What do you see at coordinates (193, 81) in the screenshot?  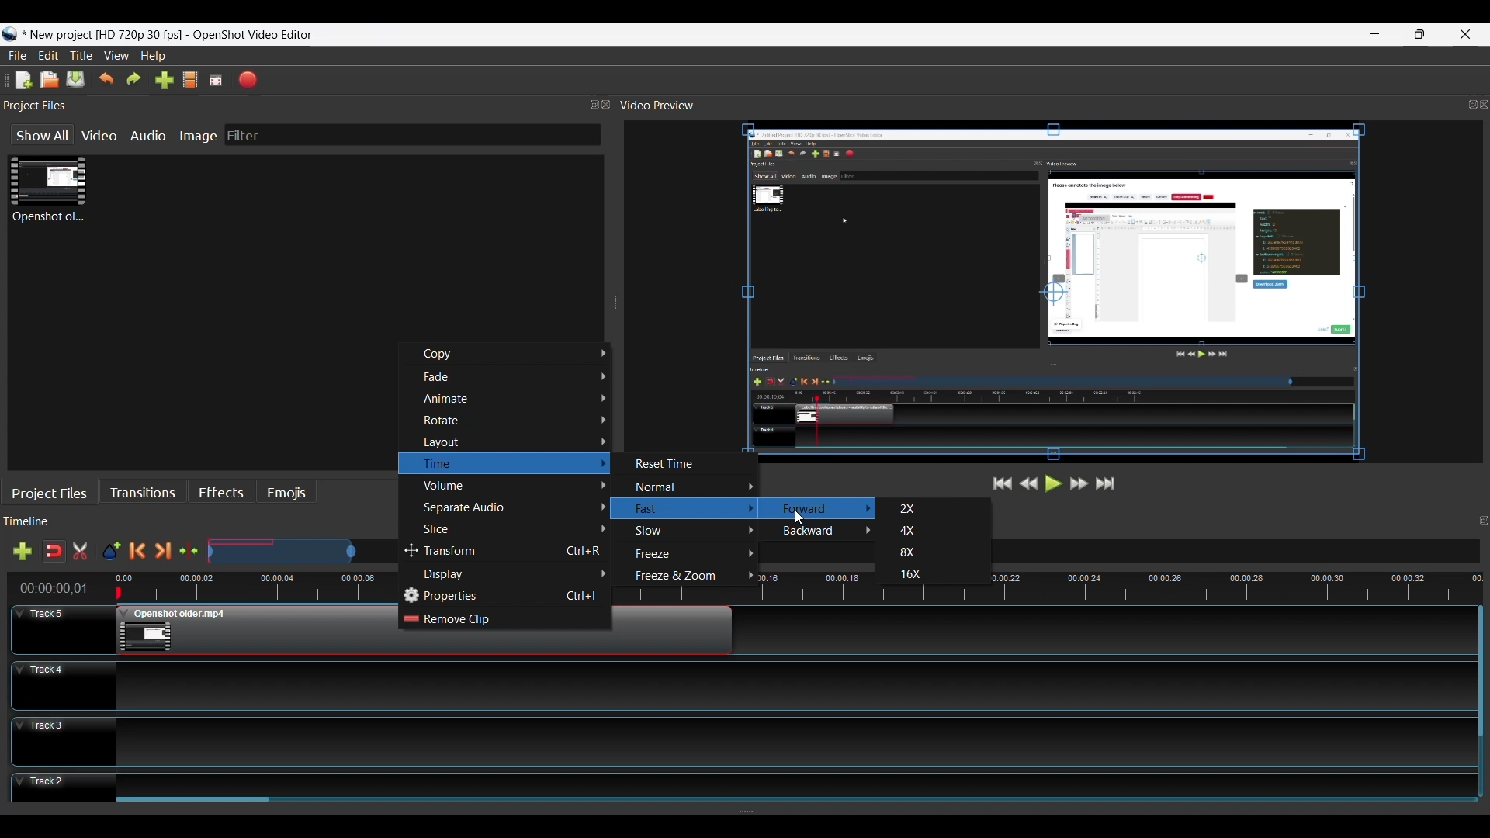 I see `Choose File` at bounding box center [193, 81].